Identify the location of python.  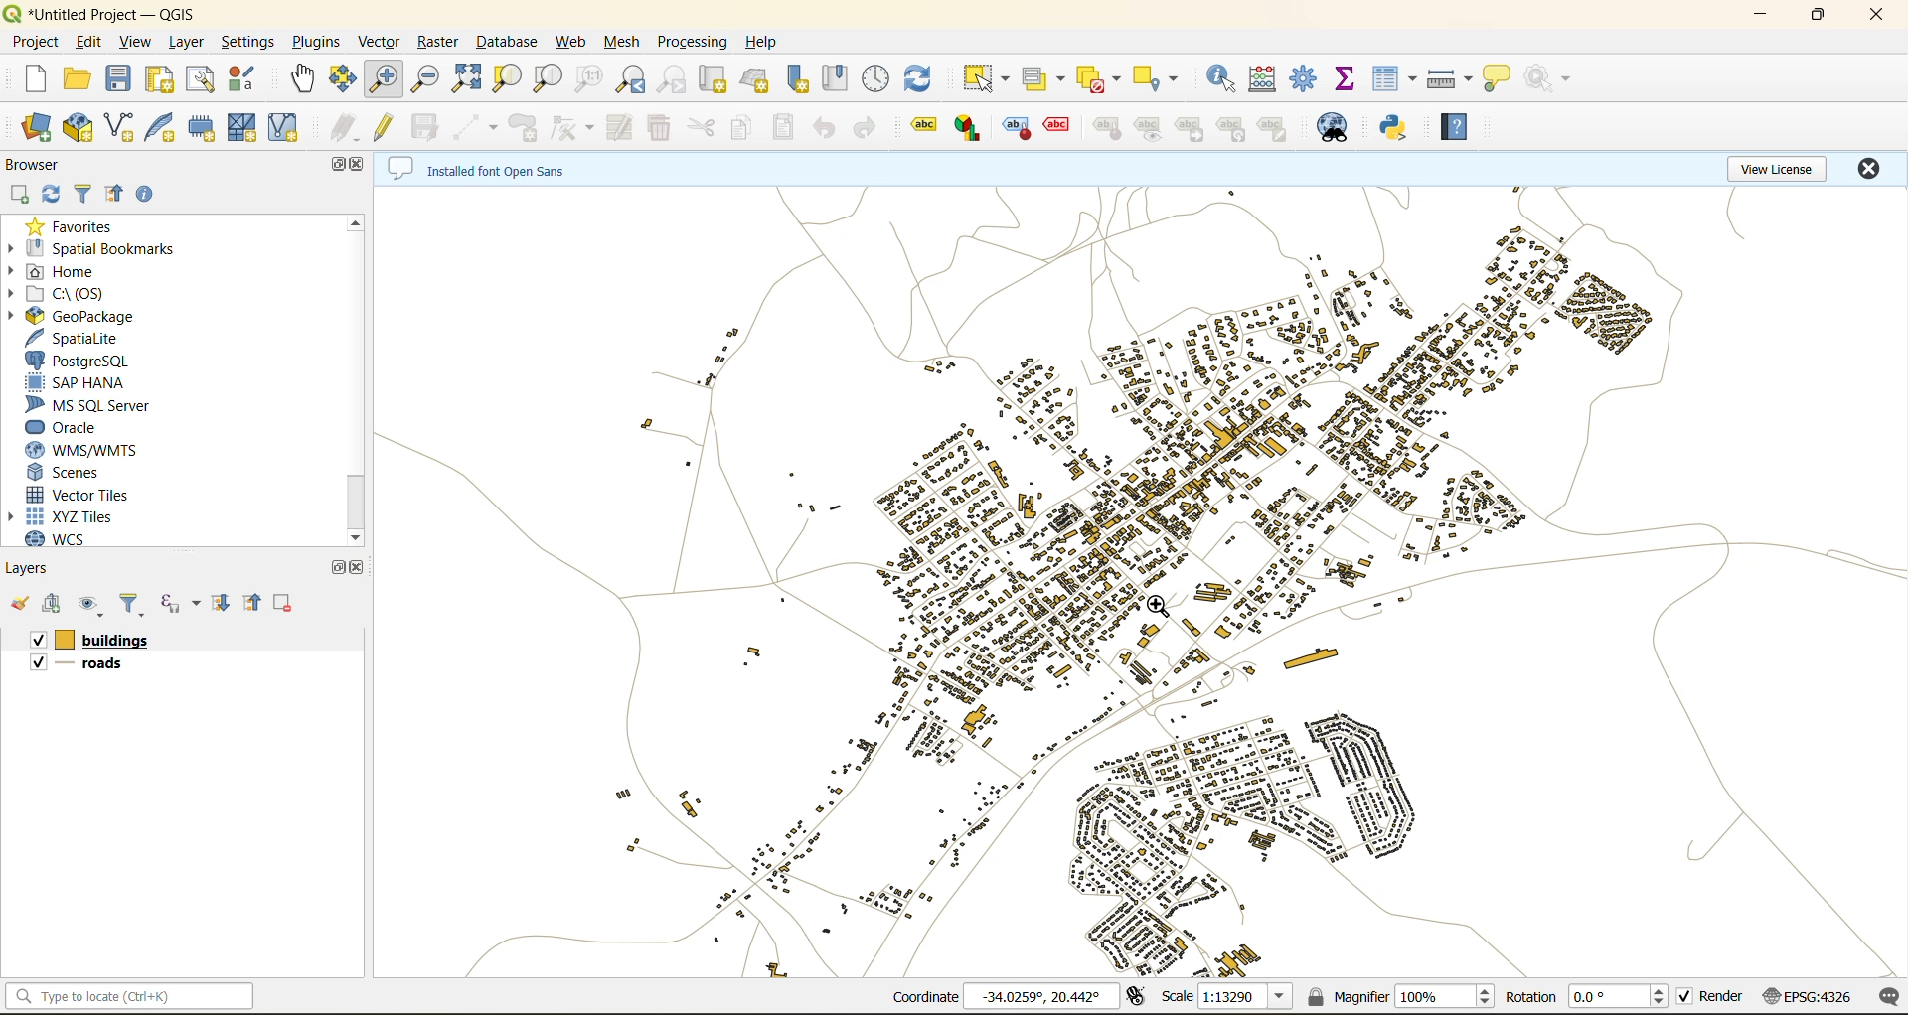
(1398, 129).